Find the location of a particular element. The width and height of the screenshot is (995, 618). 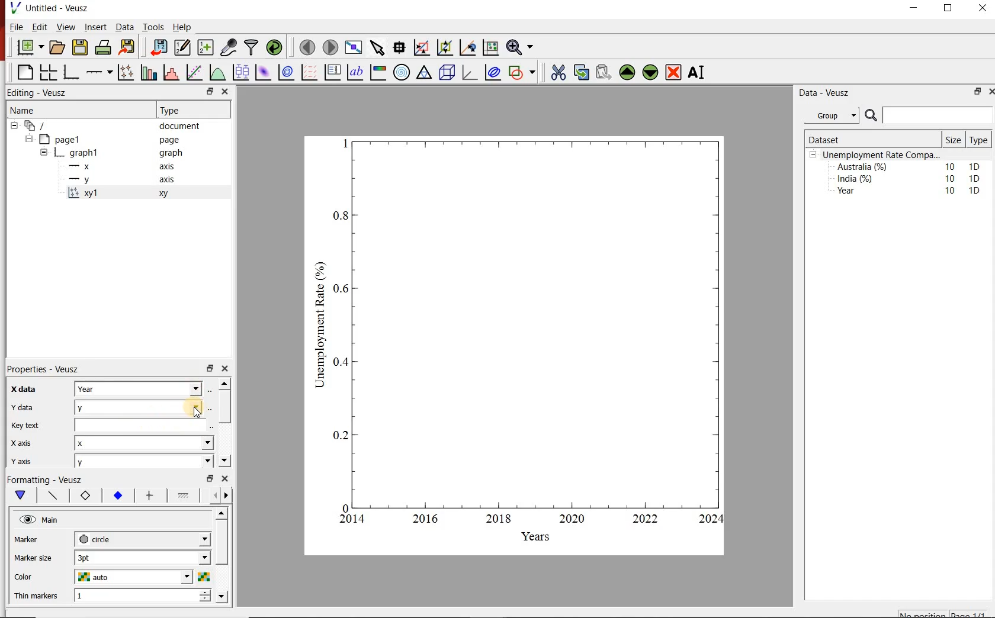

marker border is located at coordinates (85, 496).